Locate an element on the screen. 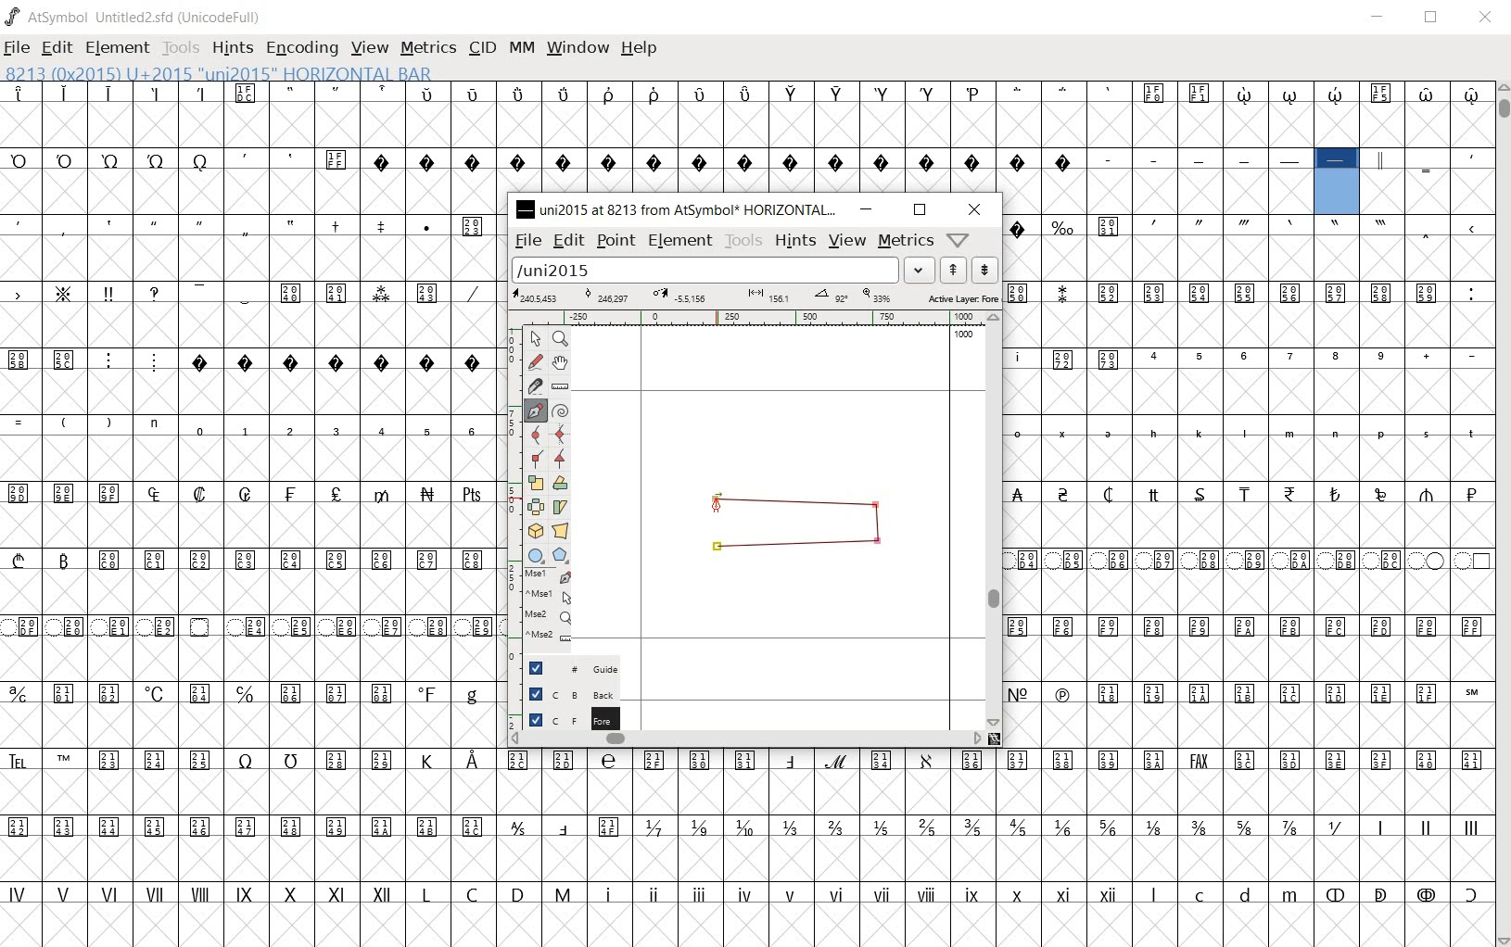 This screenshot has height=947, width=1511. CLOSE is located at coordinates (1487, 20).